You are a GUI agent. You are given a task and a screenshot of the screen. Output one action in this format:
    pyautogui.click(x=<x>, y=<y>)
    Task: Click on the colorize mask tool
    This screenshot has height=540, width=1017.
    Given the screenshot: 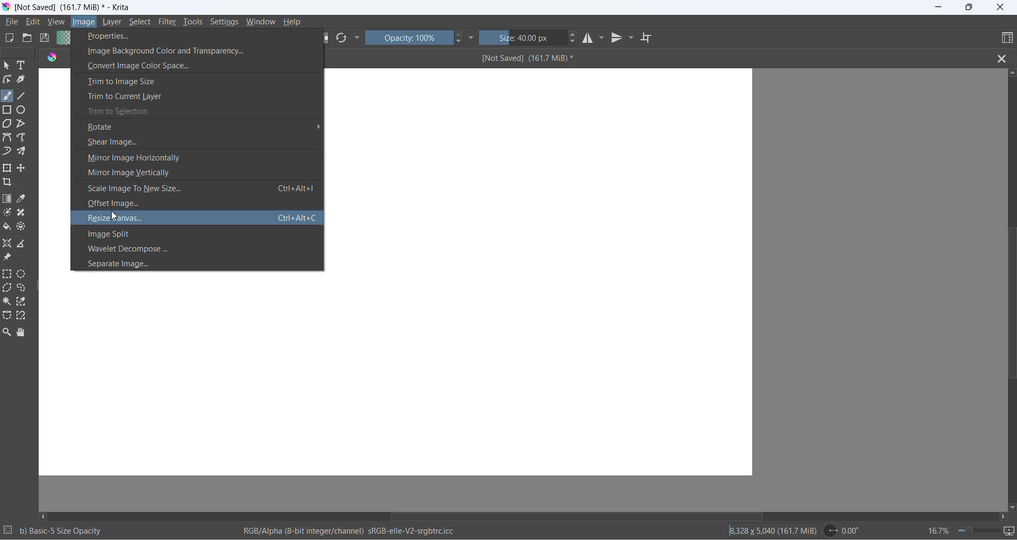 What is the action you would take?
    pyautogui.click(x=8, y=212)
    